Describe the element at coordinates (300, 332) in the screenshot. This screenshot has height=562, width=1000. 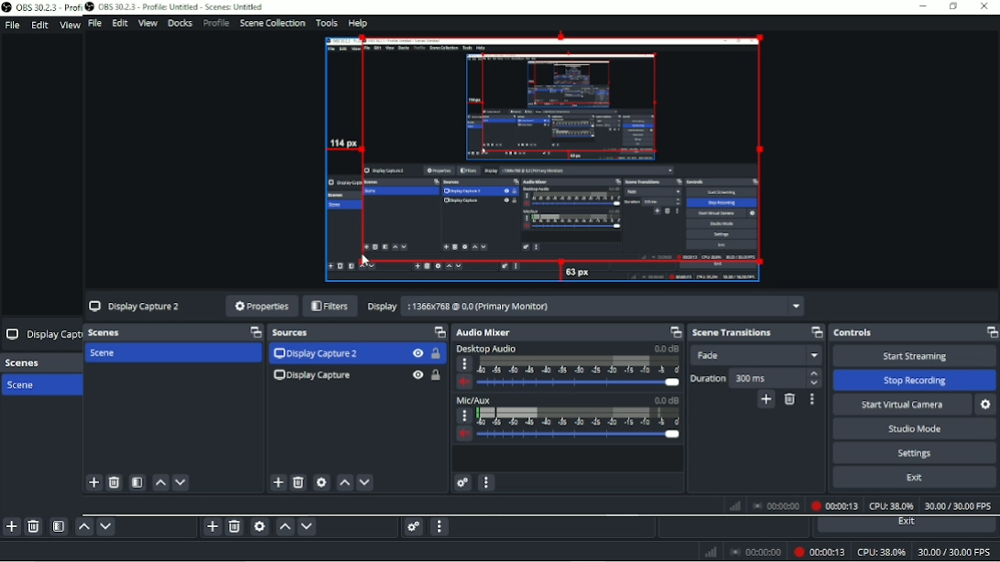
I see `Sources` at that location.